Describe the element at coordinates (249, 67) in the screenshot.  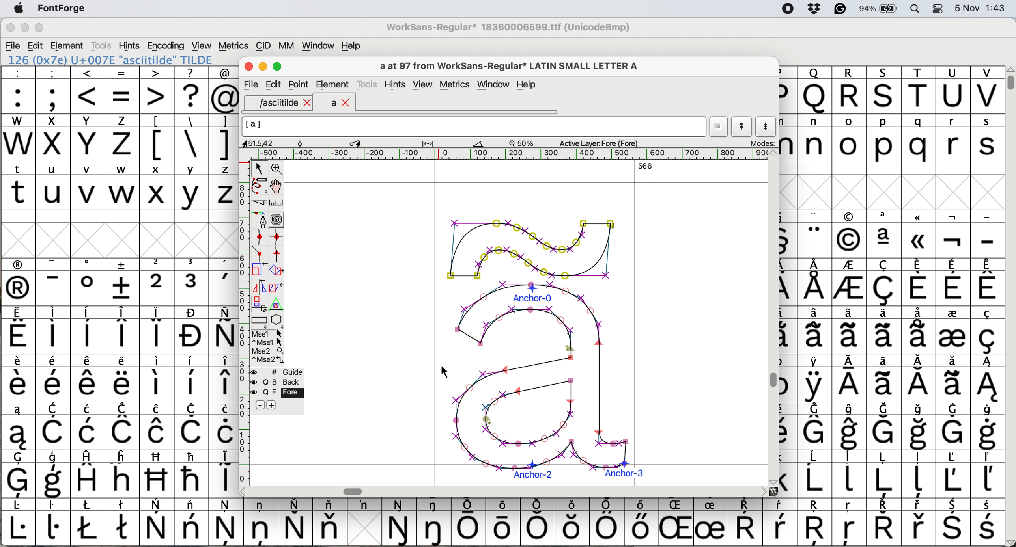
I see `Close` at that location.